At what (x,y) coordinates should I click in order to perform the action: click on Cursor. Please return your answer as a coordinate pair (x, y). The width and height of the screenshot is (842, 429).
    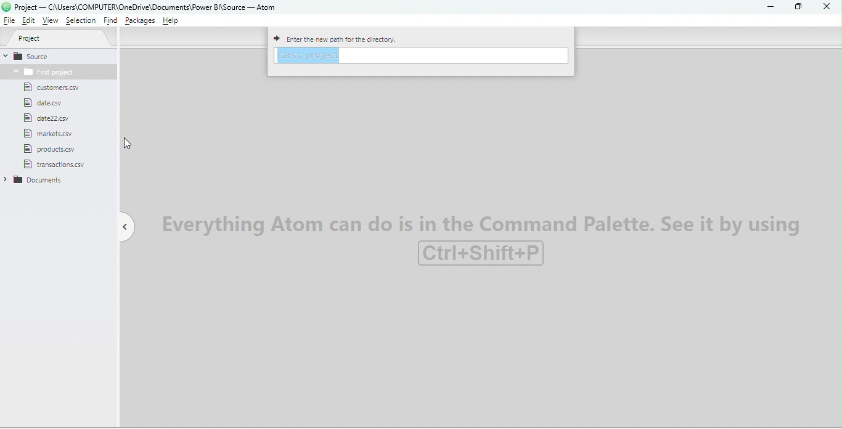
    Looking at the image, I should click on (128, 142).